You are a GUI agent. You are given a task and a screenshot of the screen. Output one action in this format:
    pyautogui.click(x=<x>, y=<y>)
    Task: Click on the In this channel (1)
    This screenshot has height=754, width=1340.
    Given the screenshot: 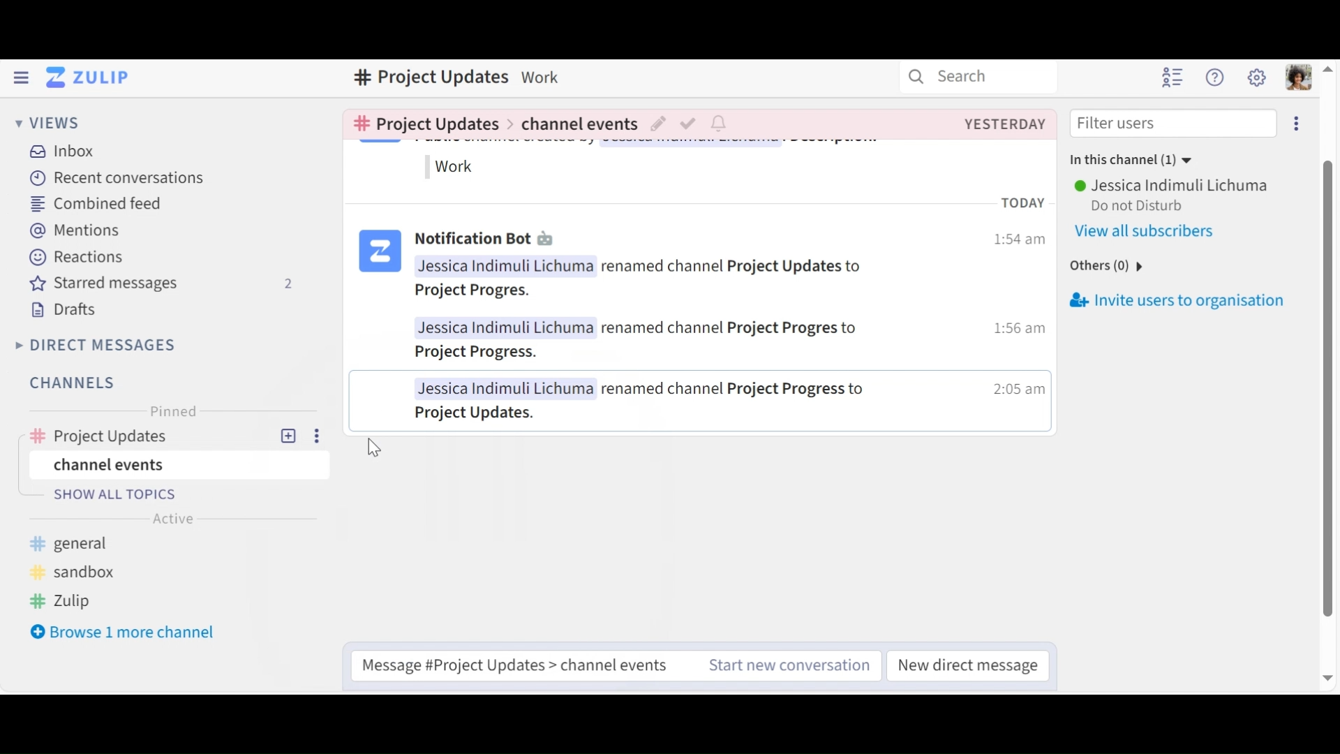 What is the action you would take?
    pyautogui.click(x=1126, y=161)
    